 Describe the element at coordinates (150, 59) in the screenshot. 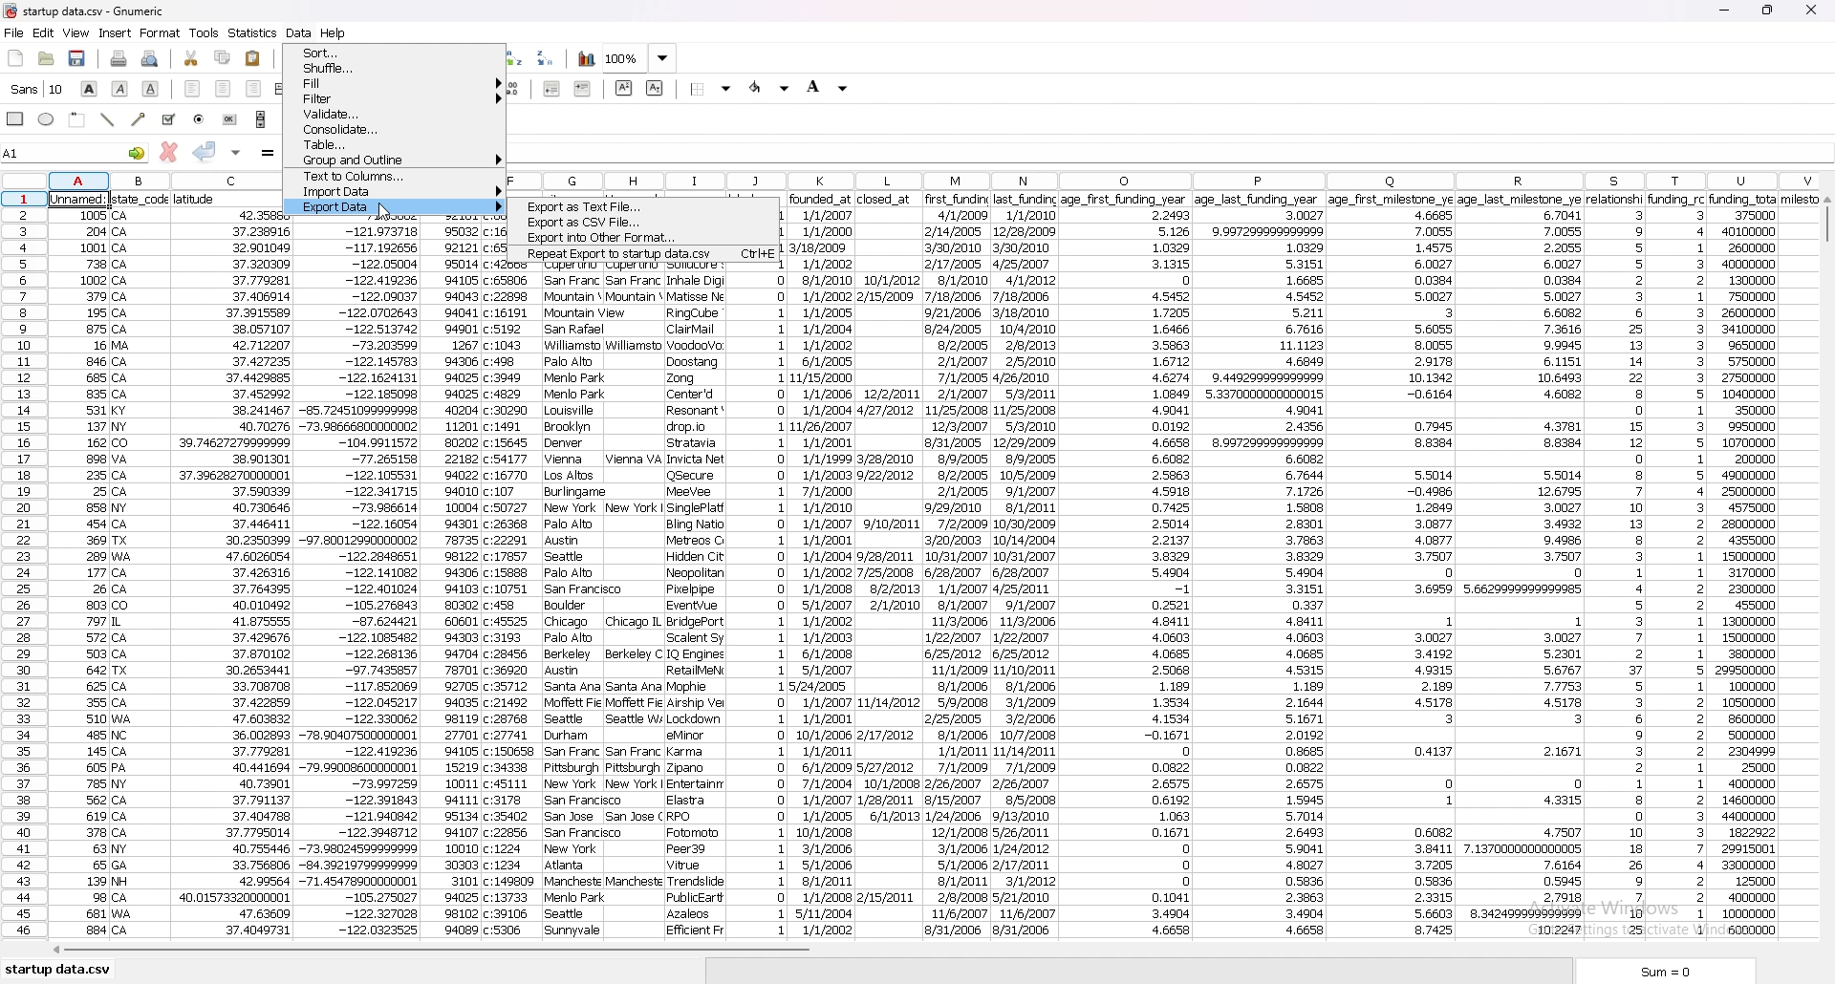

I see `print preview` at that location.